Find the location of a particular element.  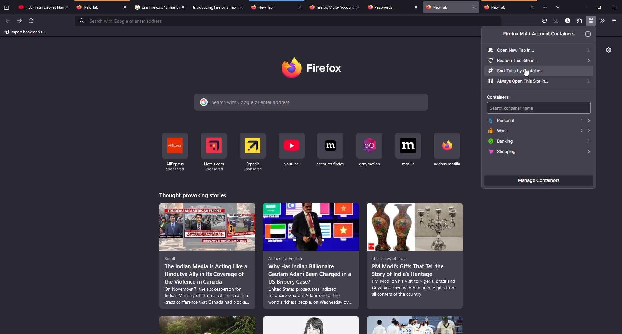

profile is located at coordinates (567, 21).